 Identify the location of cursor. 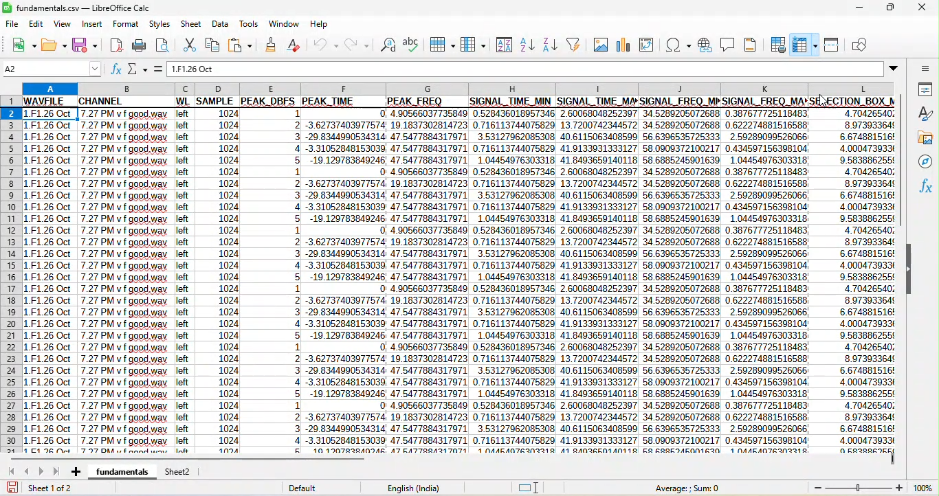
(538, 481).